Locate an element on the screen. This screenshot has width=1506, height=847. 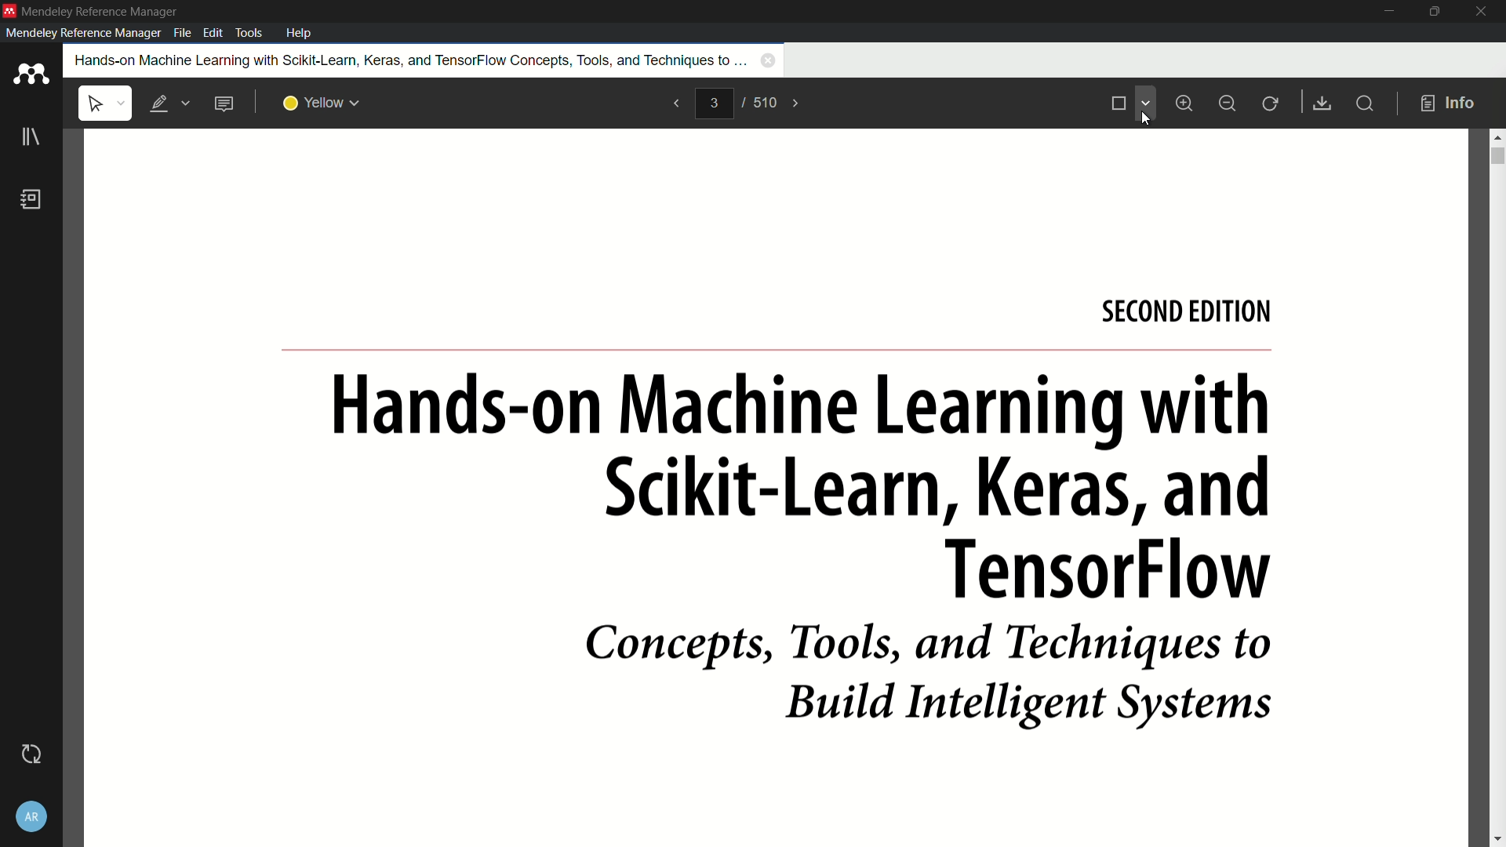
current page is located at coordinates (714, 103).